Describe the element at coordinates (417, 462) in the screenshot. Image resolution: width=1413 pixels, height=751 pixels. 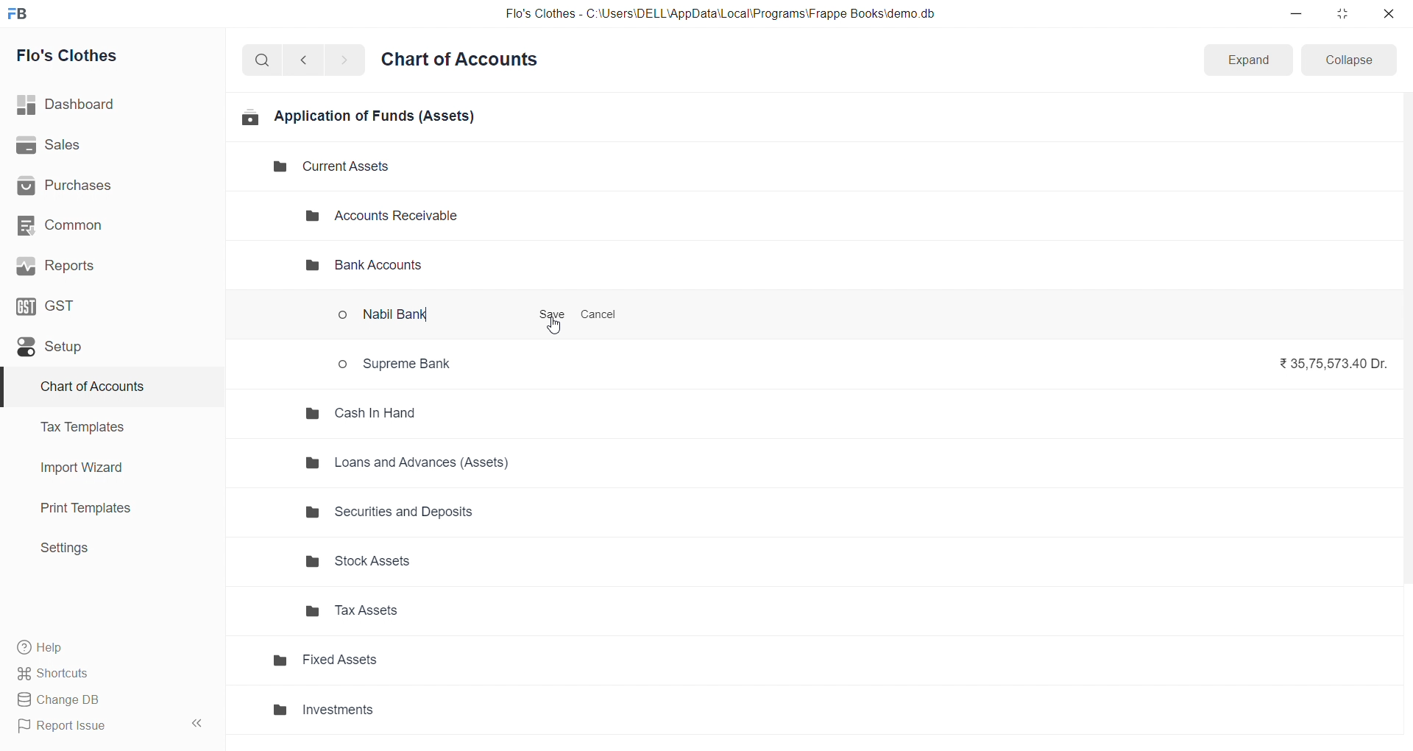
I see `Loans and Advances (Assets)` at that location.